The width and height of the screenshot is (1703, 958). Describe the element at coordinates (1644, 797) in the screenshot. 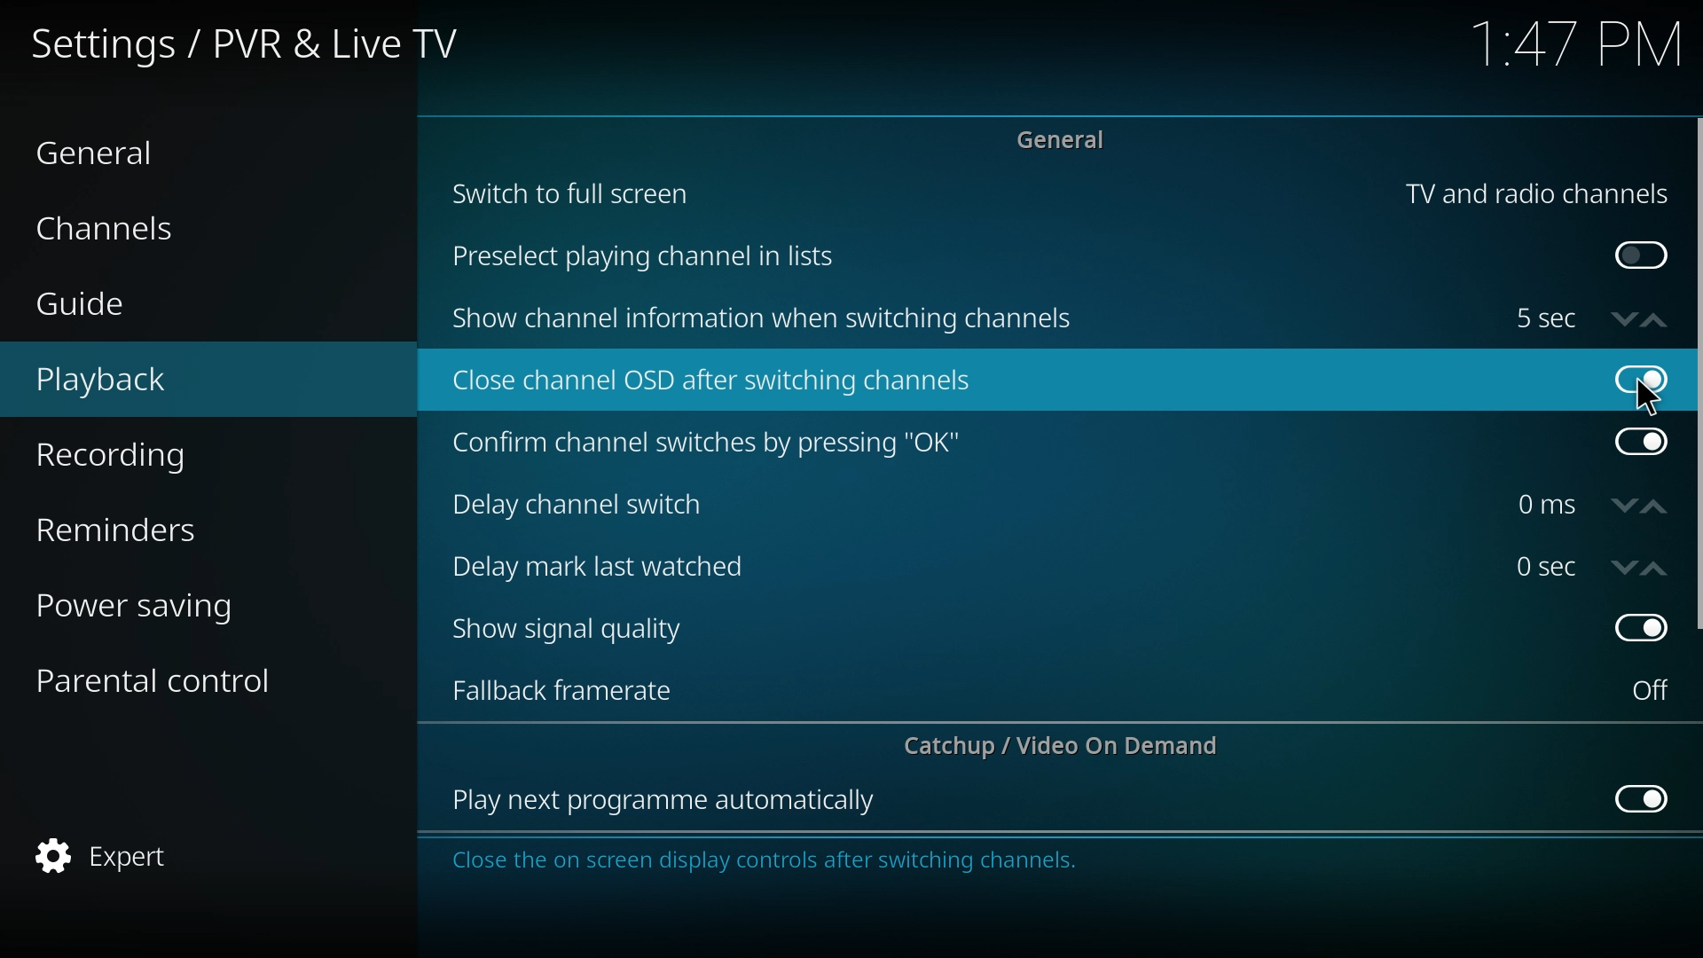

I see `off` at that location.